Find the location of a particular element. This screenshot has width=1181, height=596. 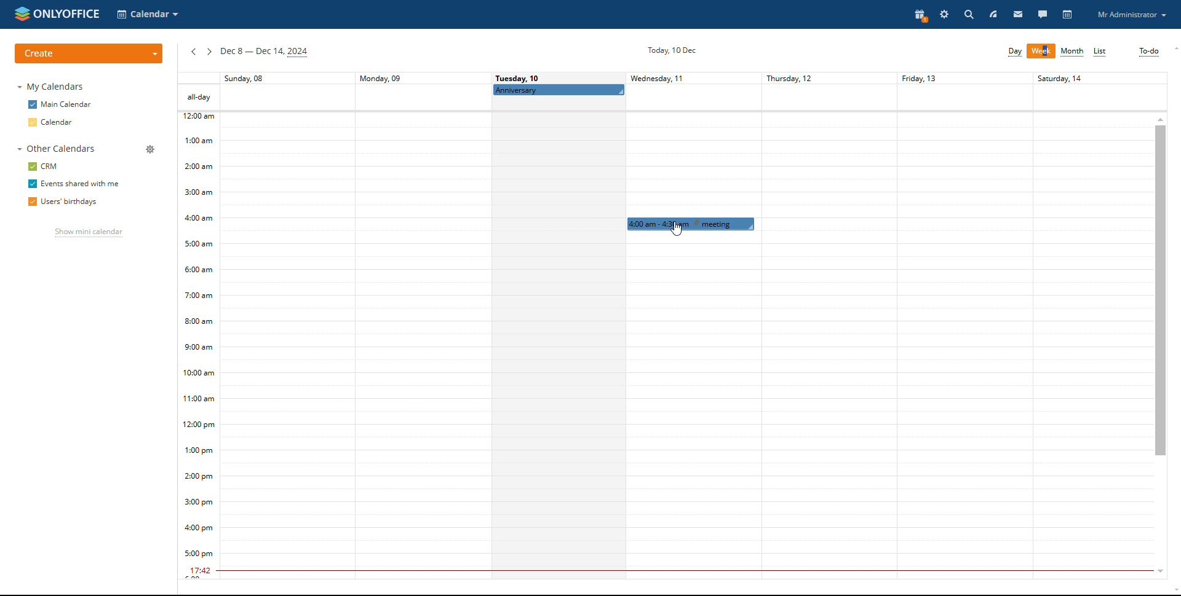

list view is located at coordinates (1101, 52).